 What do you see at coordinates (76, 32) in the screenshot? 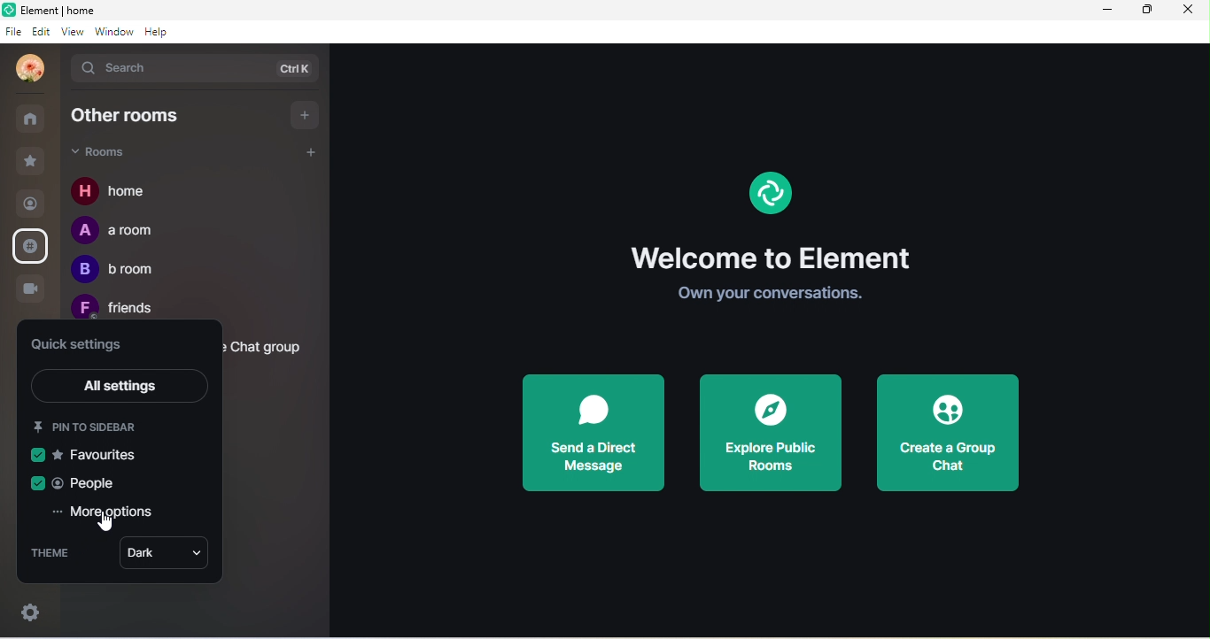
I see `view` at bounding box center [76, 32].